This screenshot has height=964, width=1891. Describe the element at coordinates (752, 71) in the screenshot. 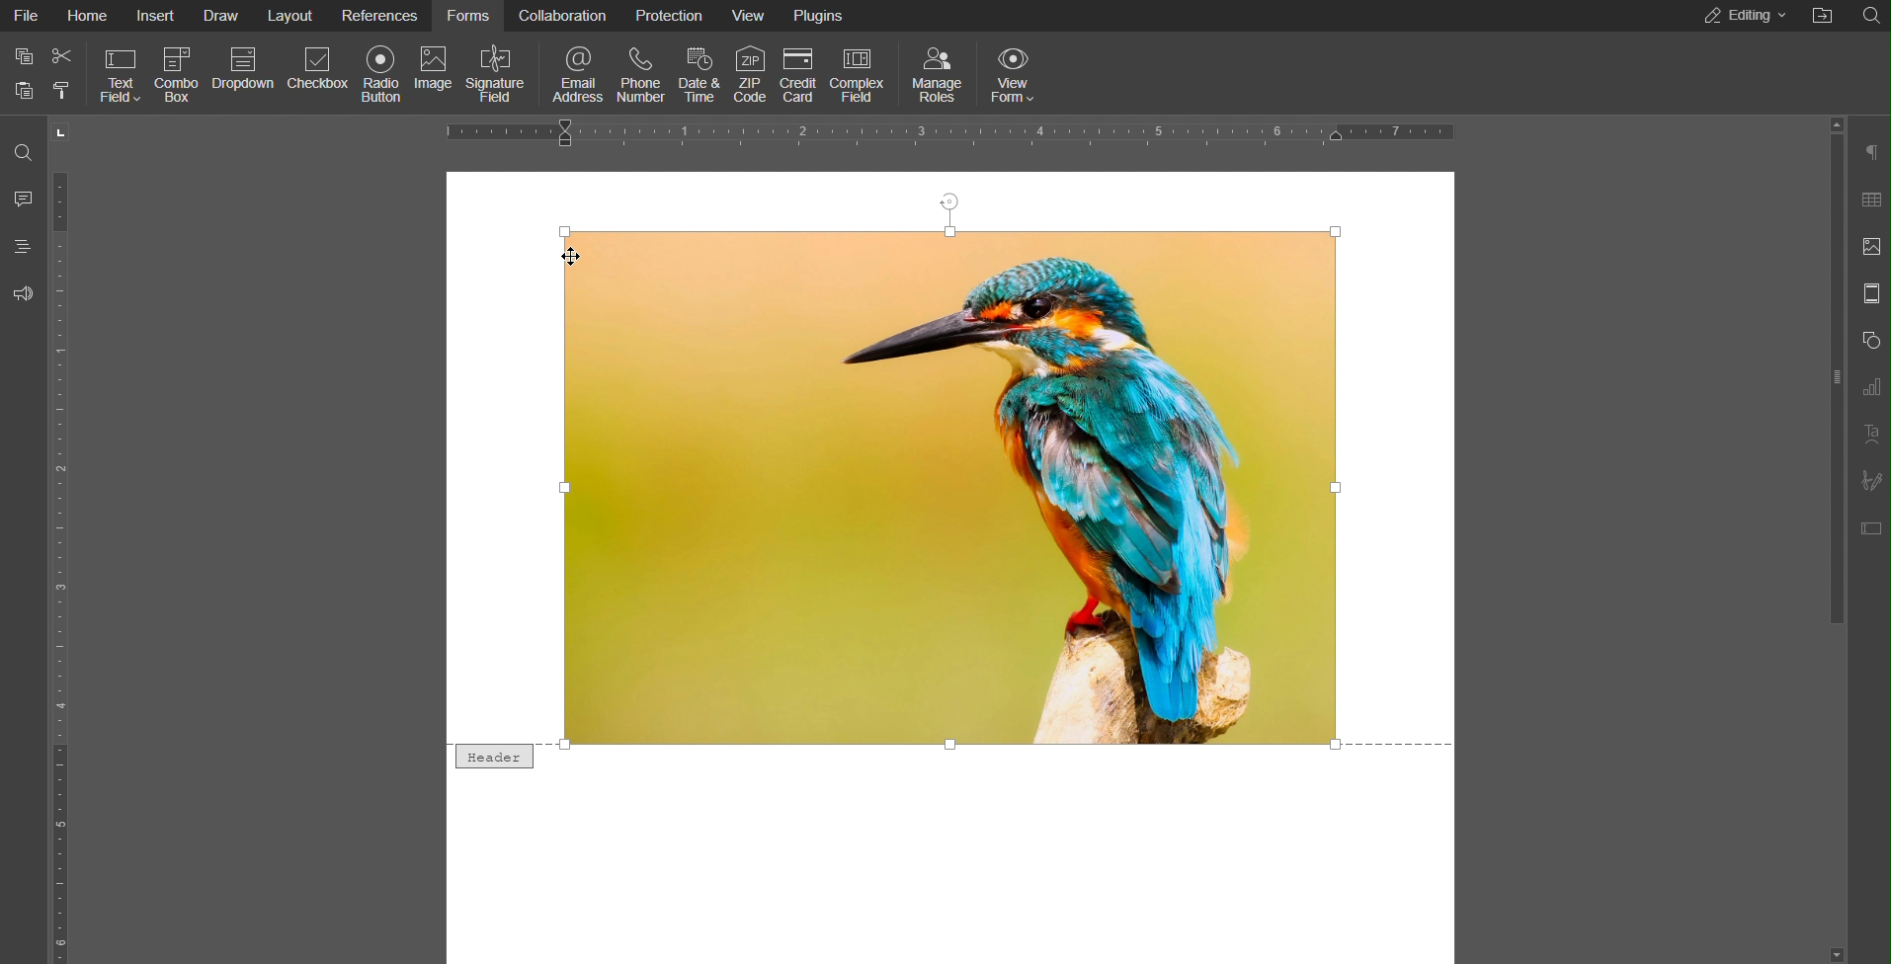

I see `Zip Code` at that location.